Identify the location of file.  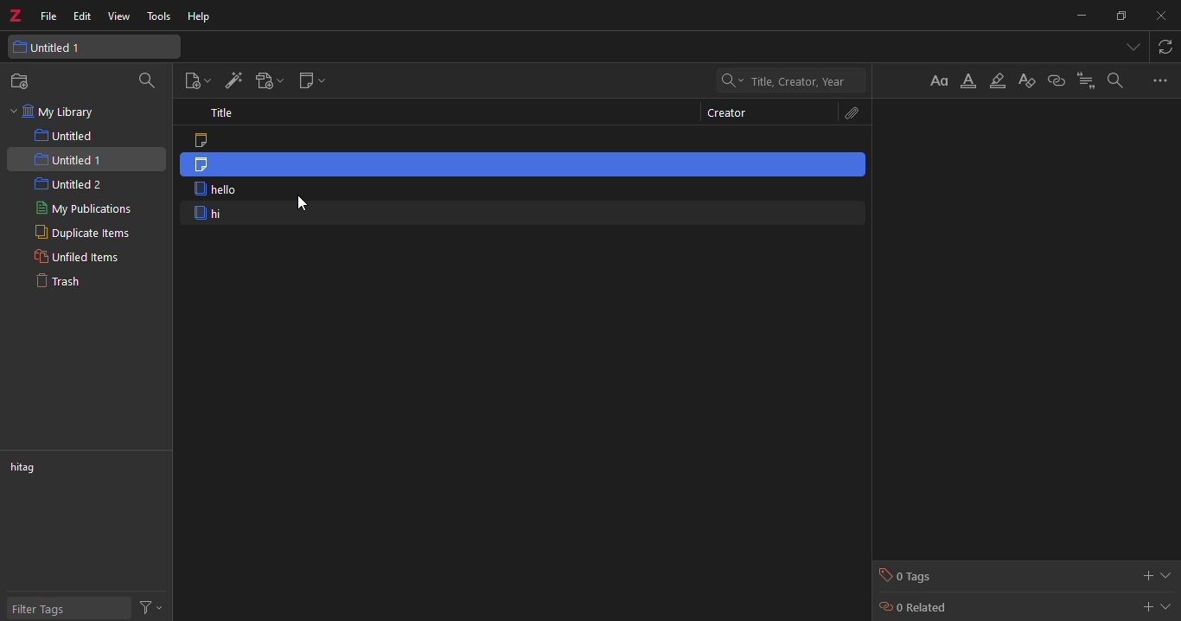
(48, 18).